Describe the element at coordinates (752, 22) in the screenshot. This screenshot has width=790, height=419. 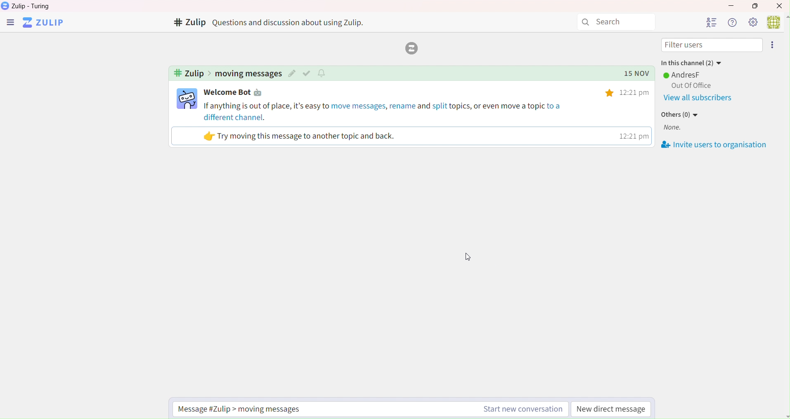
I see `Settings` at that location.